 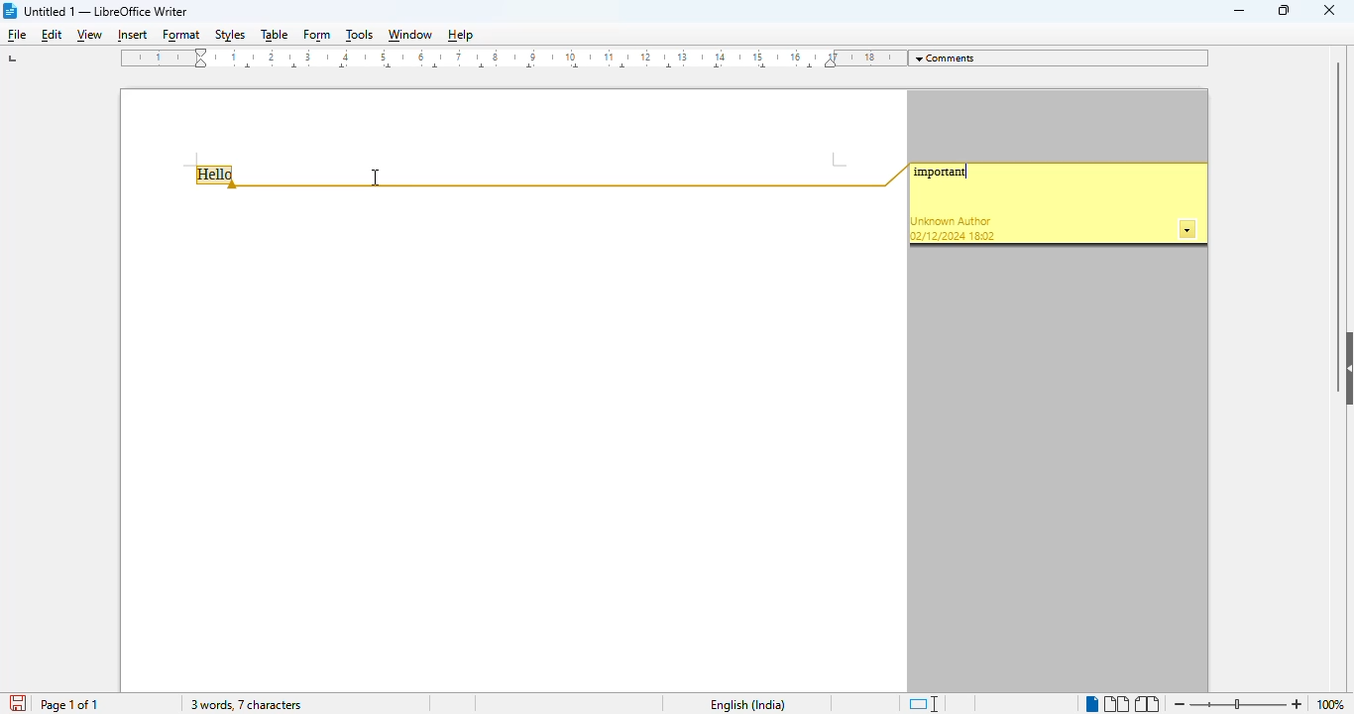 I want to click on text language, so click(x=748, y=705).